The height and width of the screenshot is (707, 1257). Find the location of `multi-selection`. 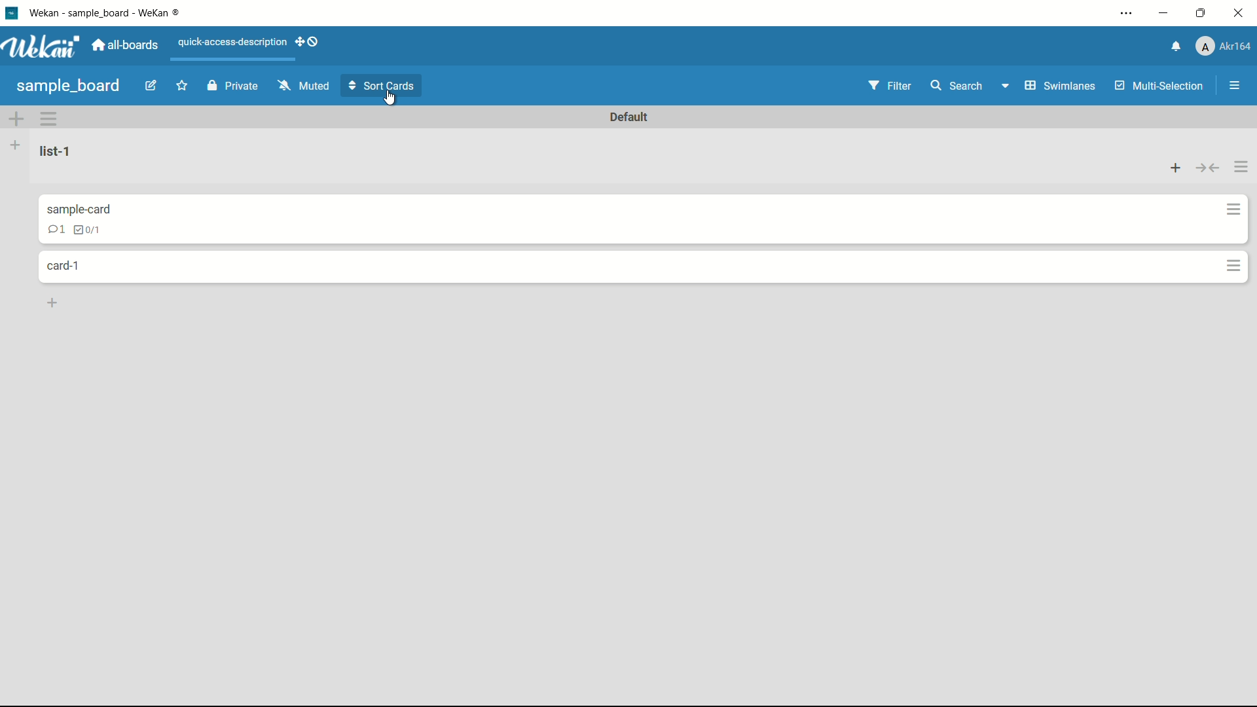

multi-selection is located at coordinates (1160, 86).